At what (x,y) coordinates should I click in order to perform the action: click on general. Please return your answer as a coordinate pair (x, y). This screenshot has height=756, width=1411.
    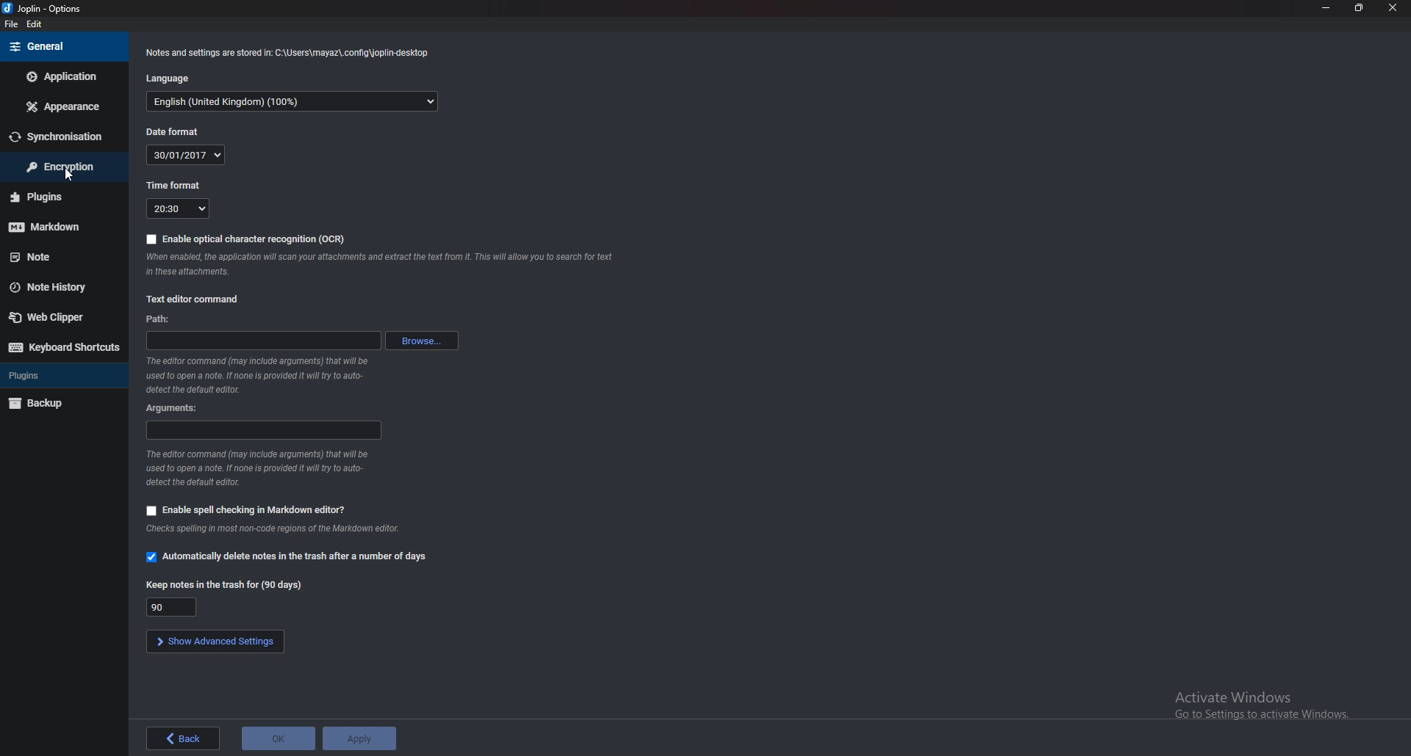
    Looking at the image, I should click on (62, 48).